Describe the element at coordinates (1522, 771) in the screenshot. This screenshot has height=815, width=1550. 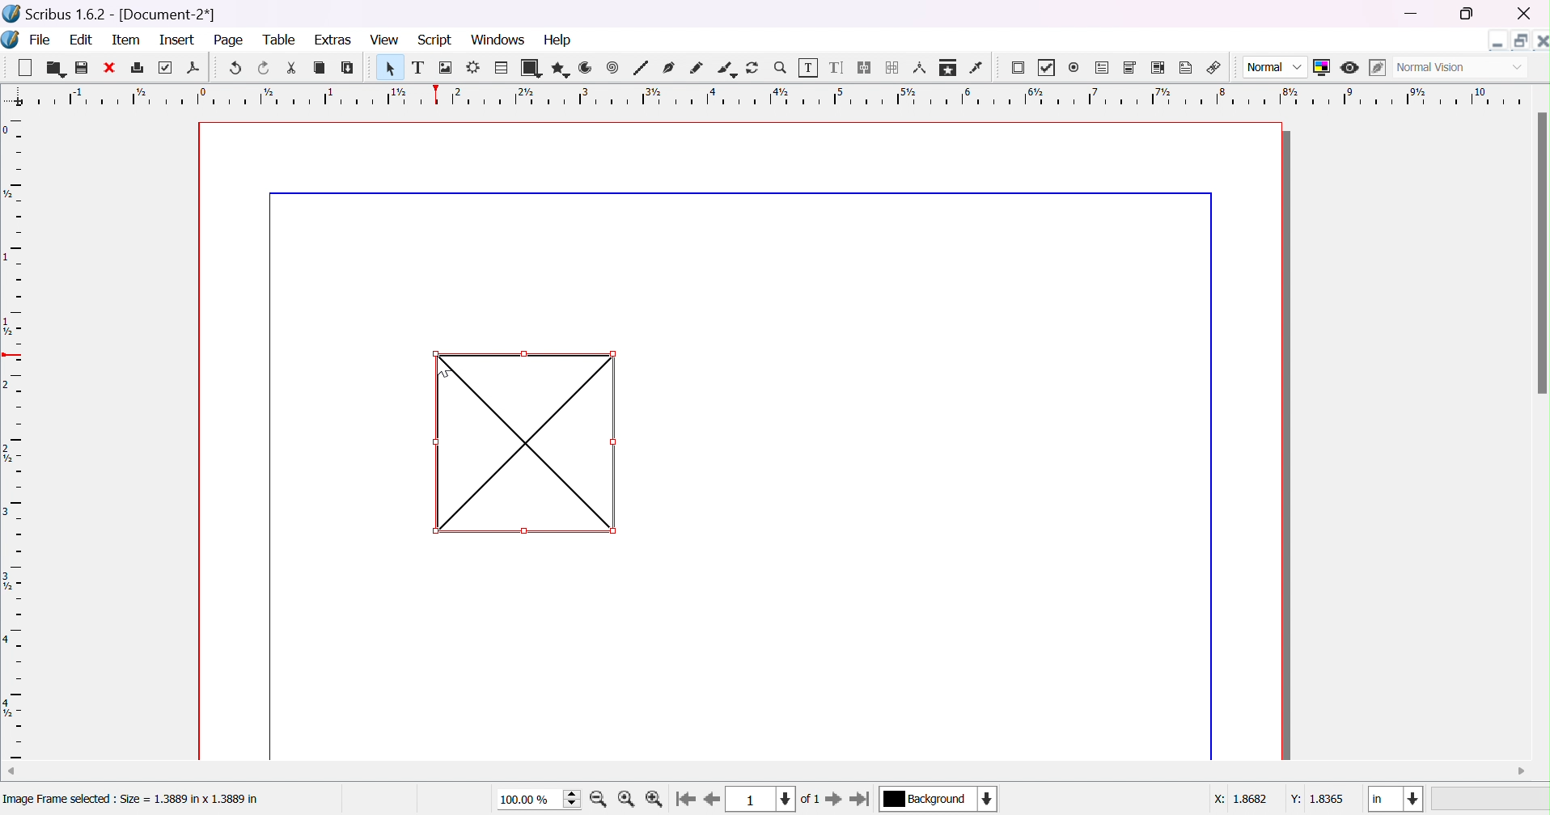
I see `scroll right` at that location.